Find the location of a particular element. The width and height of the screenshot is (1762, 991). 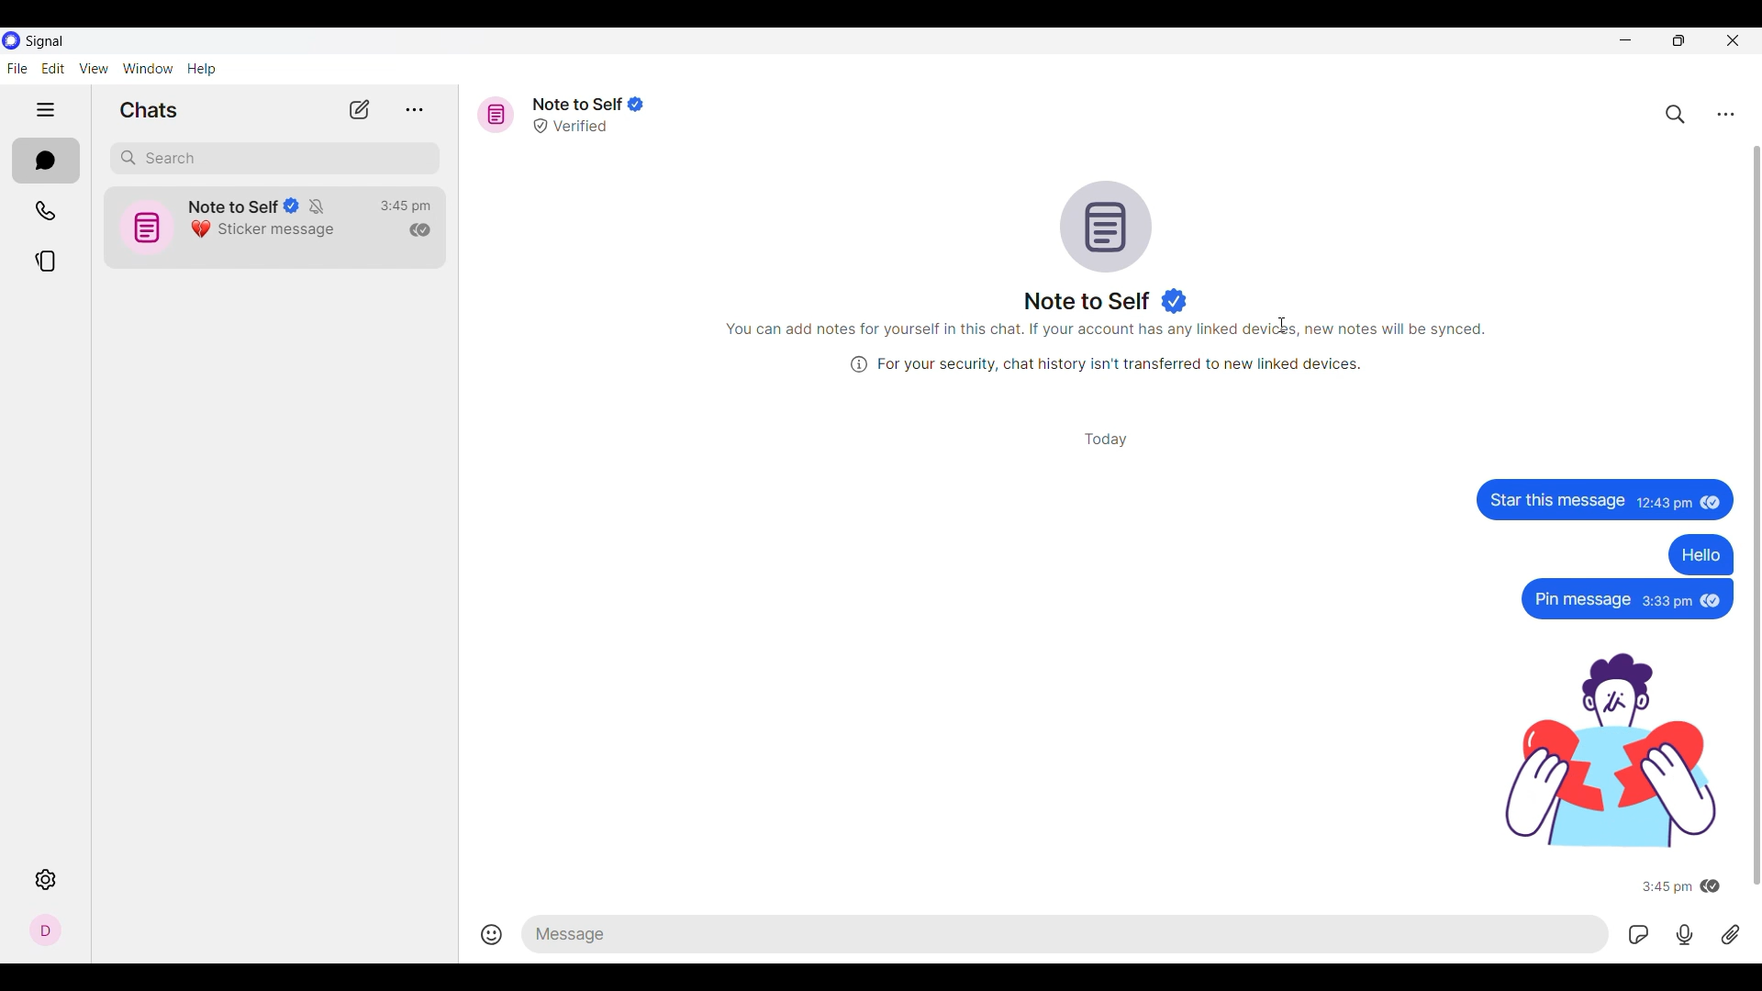

Insert emojis is located at coordinates (490, 932).